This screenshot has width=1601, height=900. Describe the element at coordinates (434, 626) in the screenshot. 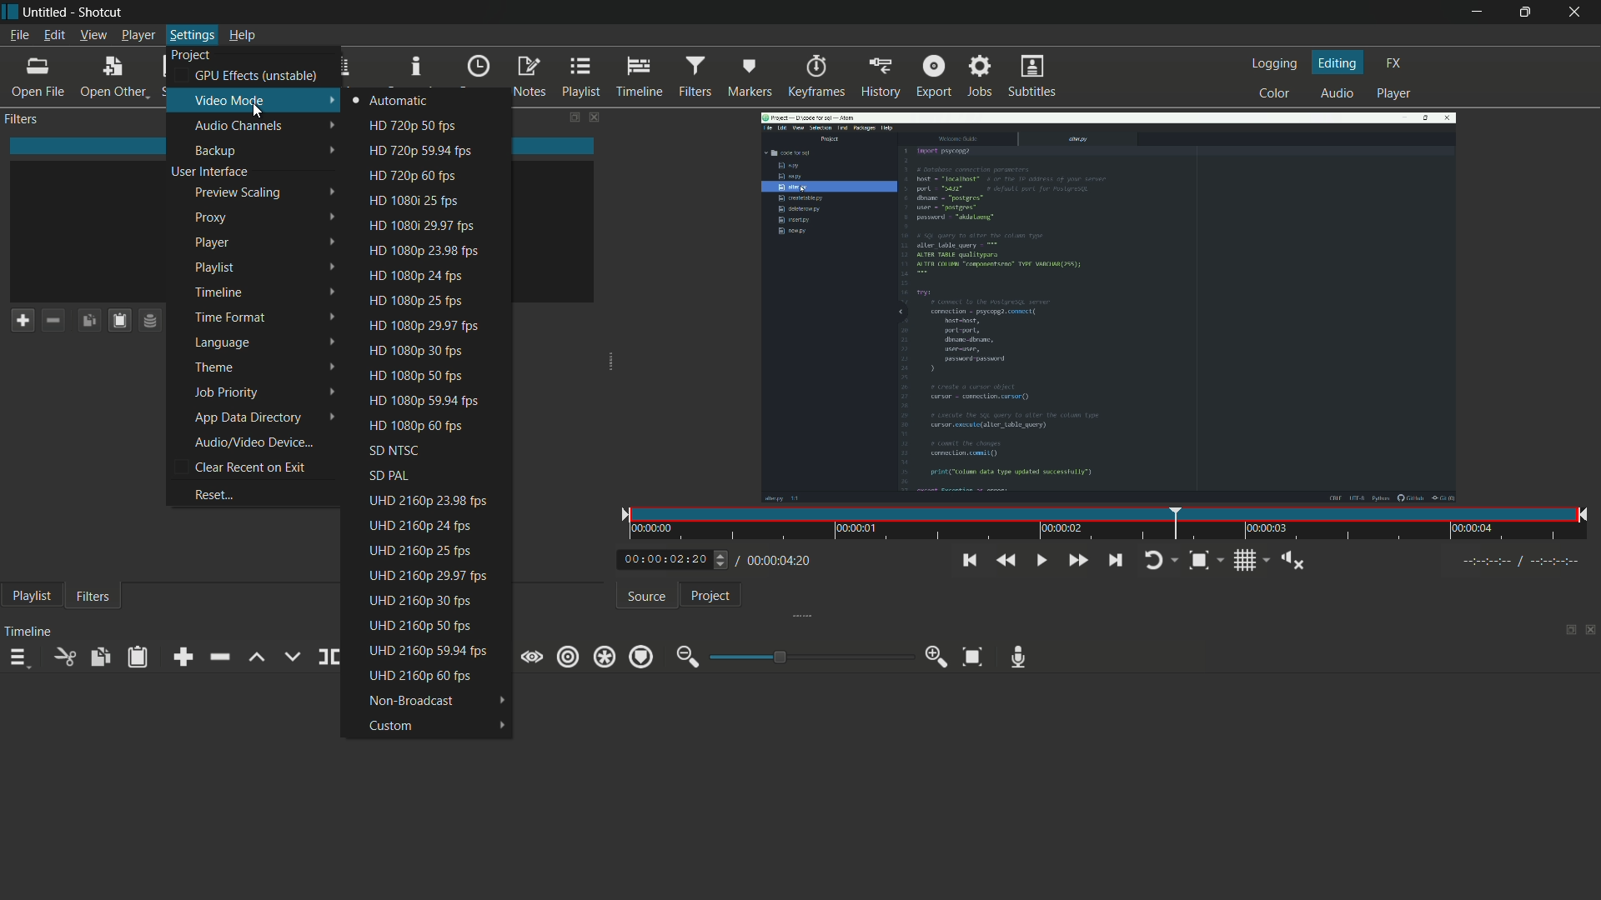

I see `uhd 2160p 50 fps` at that location.